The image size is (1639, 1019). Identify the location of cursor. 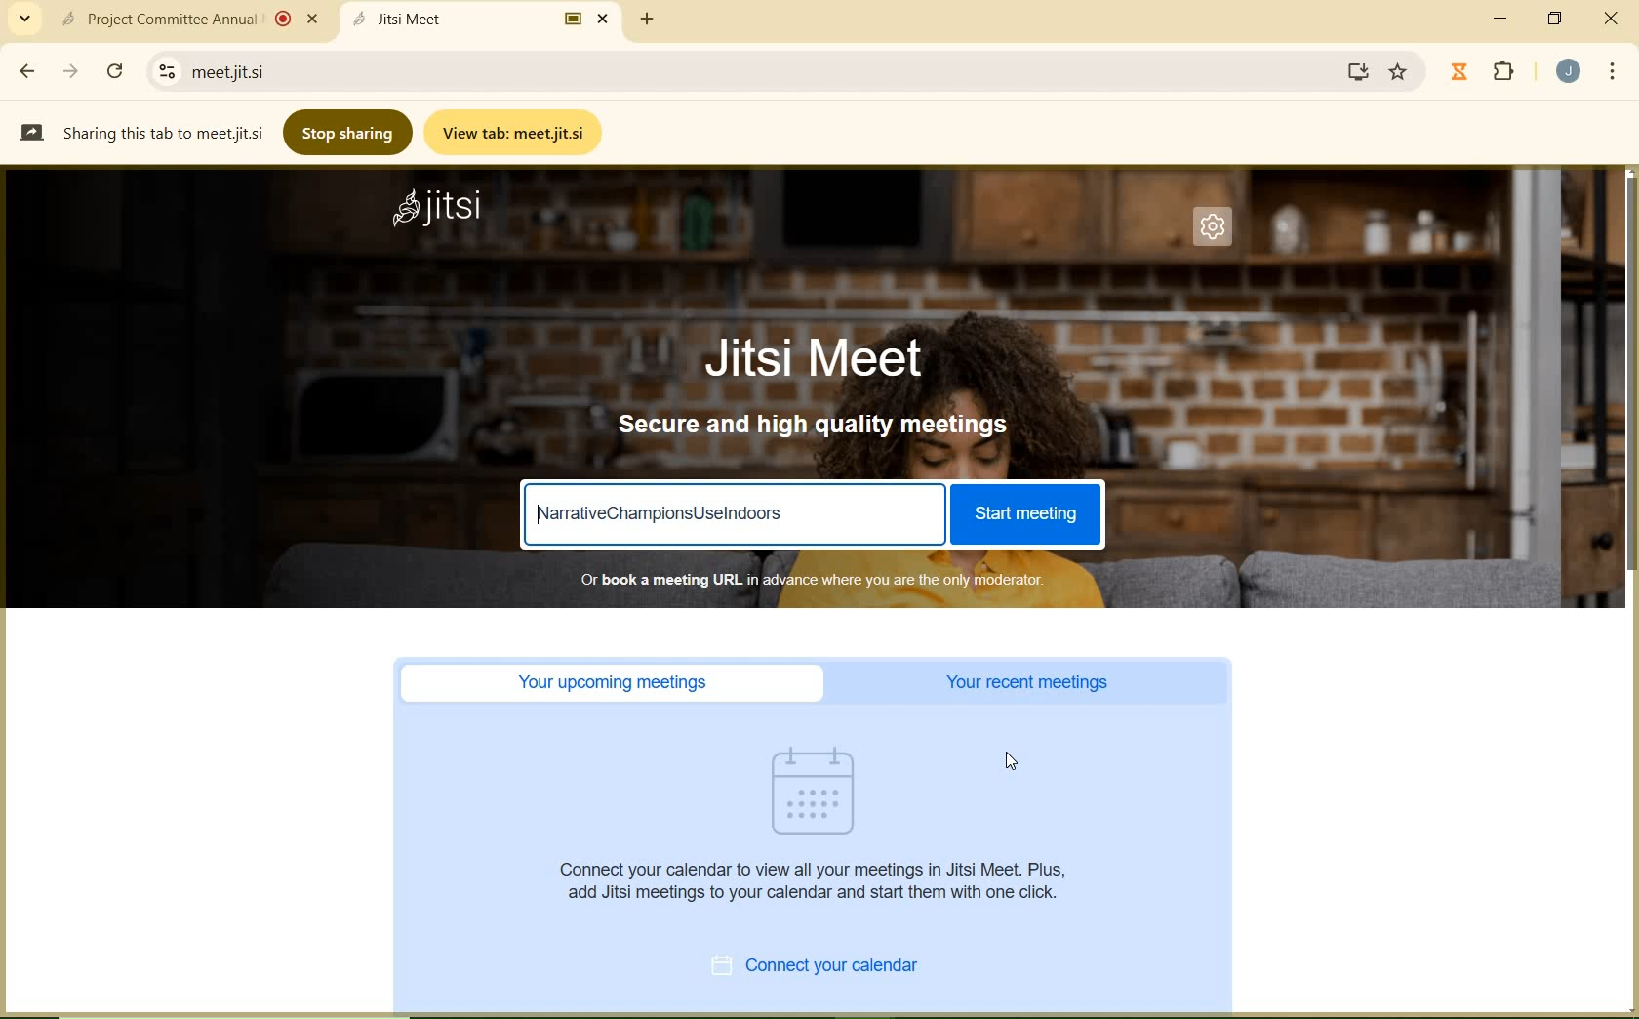
(1009, 762).